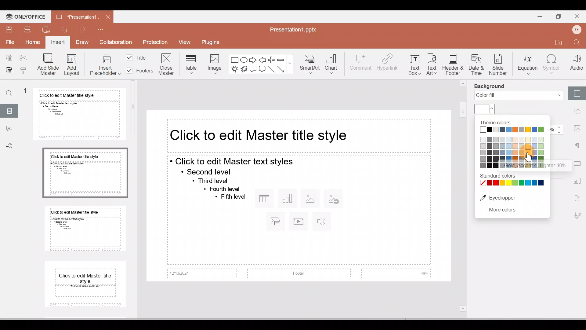 The height and width of the screenshot is (330, 586). What do you see at coordinates (139, 71) in the screenshot?
I see `Footers` at bounding box center [139, 71].